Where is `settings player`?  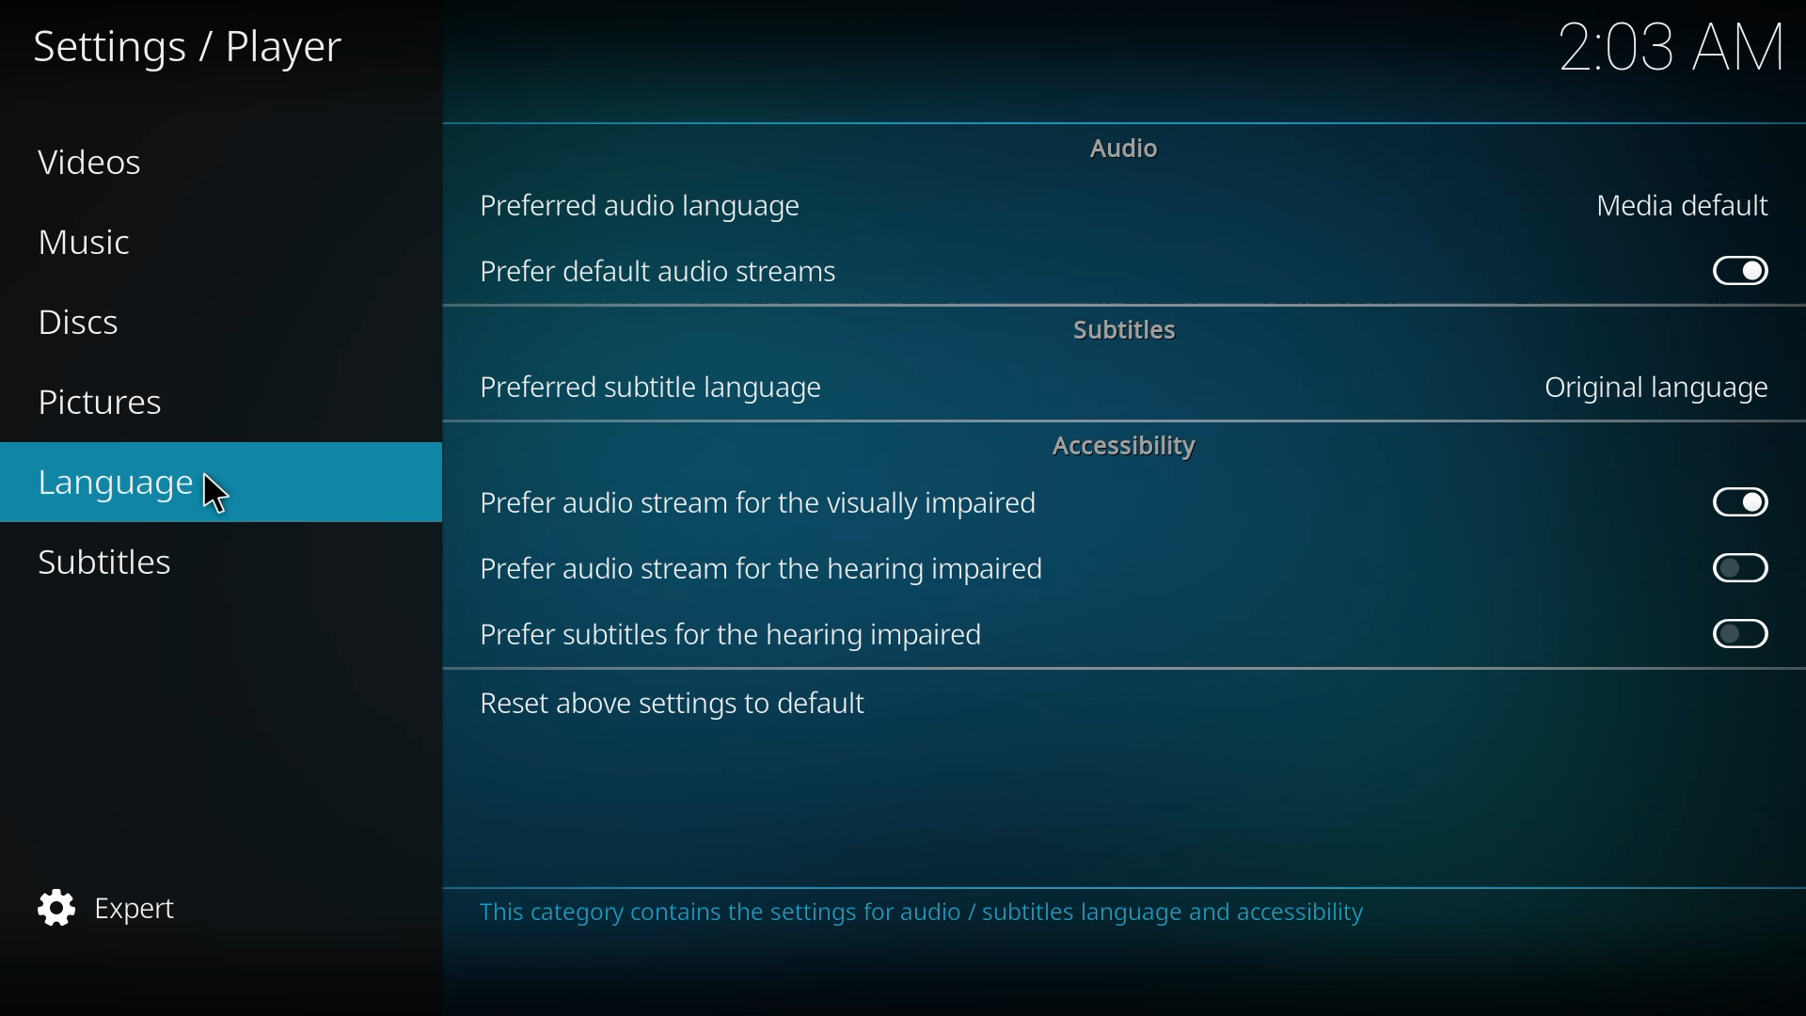
settings player is located at coordinates (188, 46).